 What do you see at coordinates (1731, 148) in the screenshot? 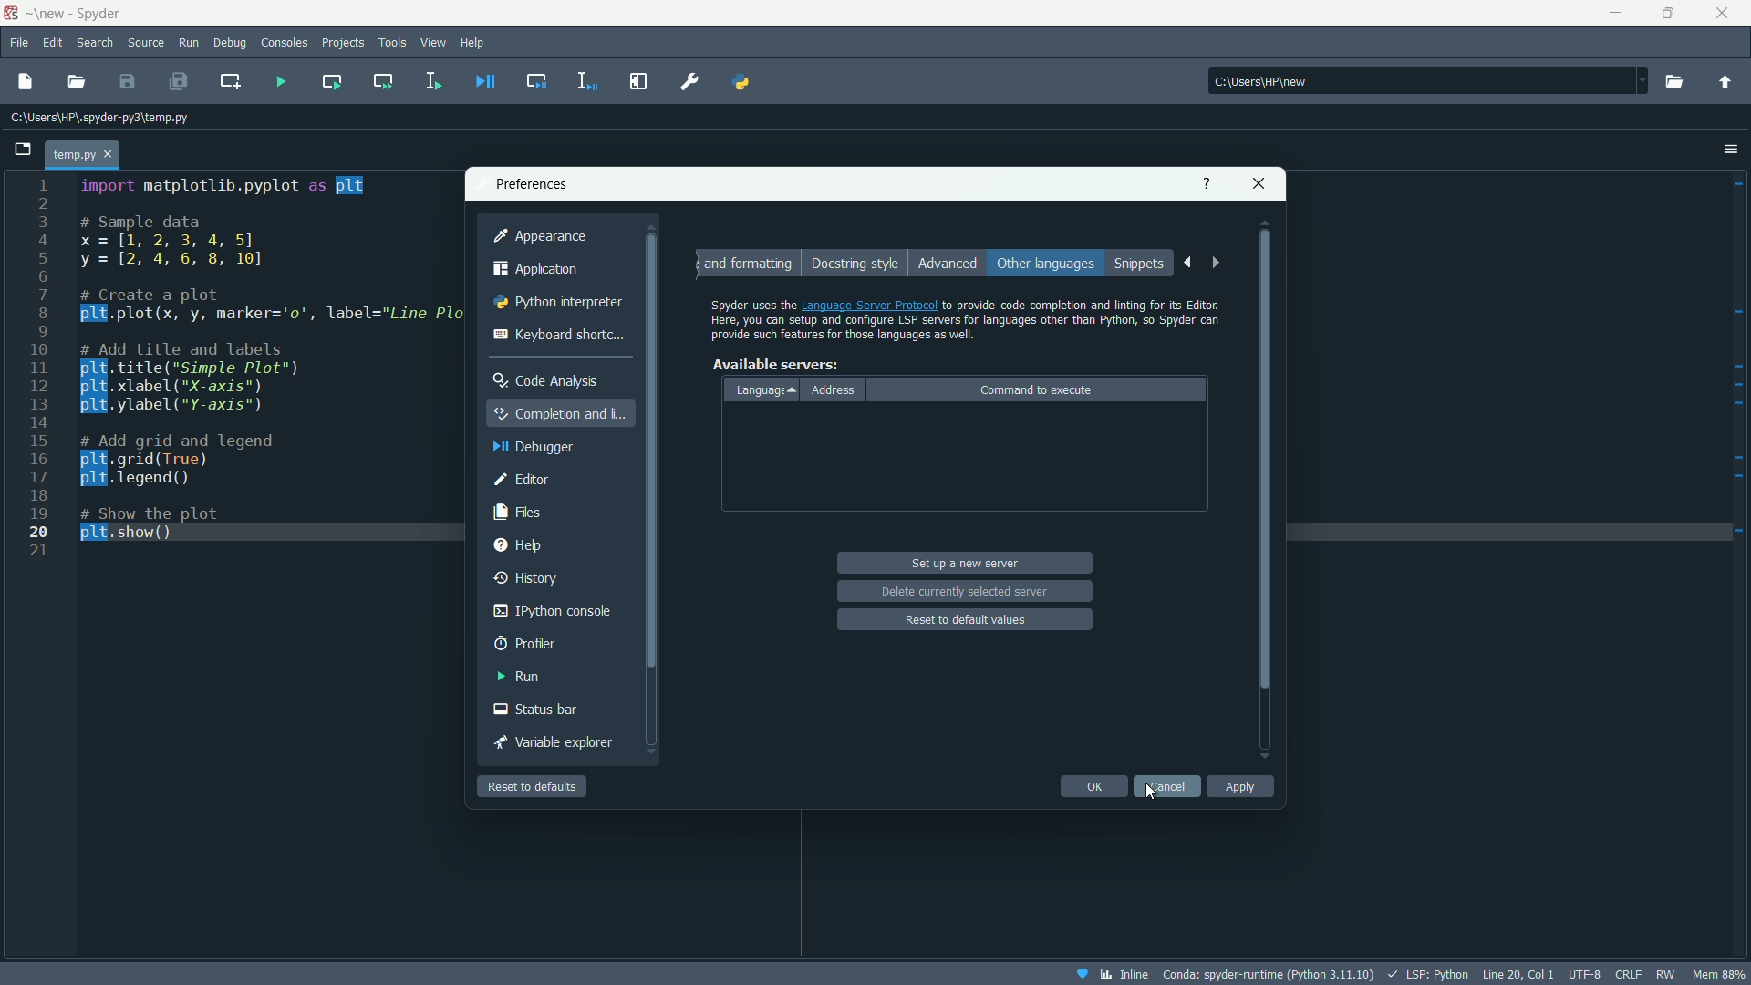
I see `options` at bounding box center [1731, 148].